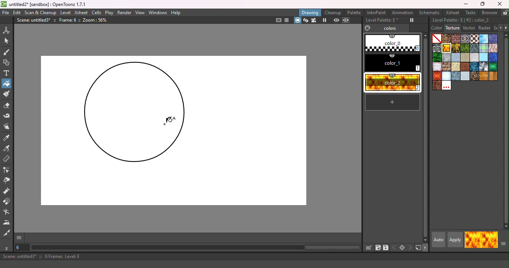 This screenshot has width=509, height=268. I want to click on Render, so click(125, 13).